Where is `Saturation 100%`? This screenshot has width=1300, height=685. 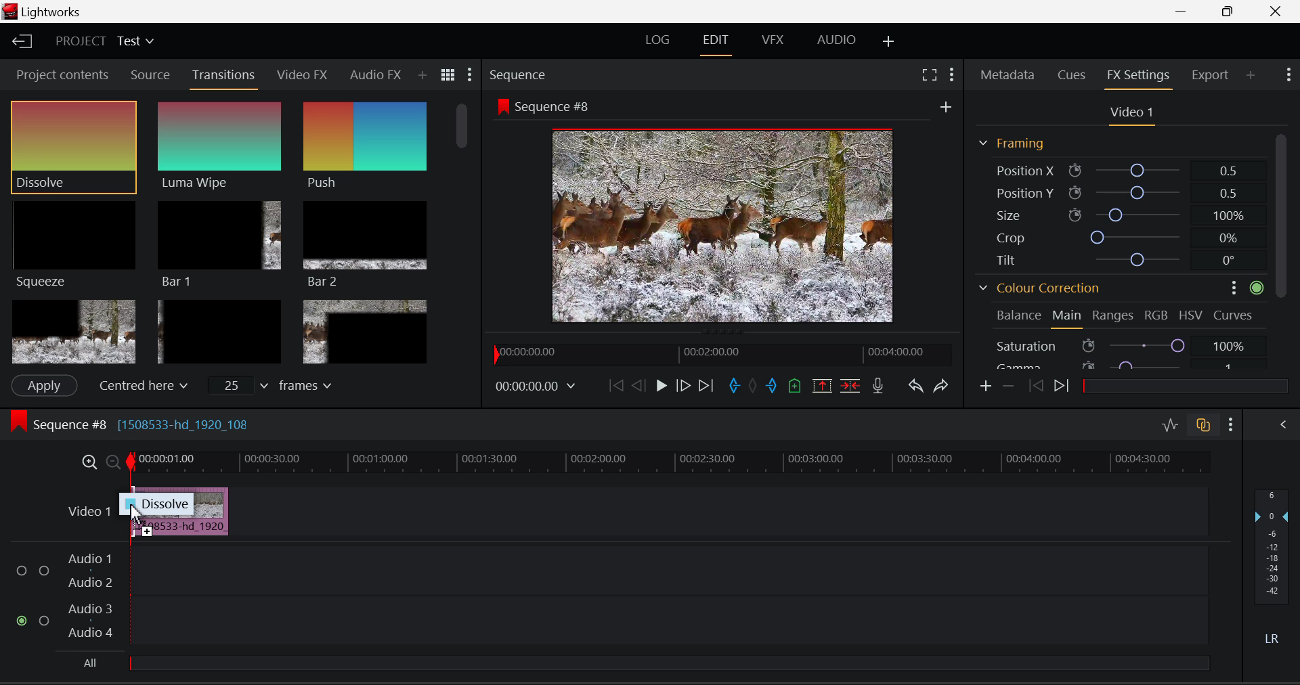 Saturation 100% is located at coordinates (1129, 342).